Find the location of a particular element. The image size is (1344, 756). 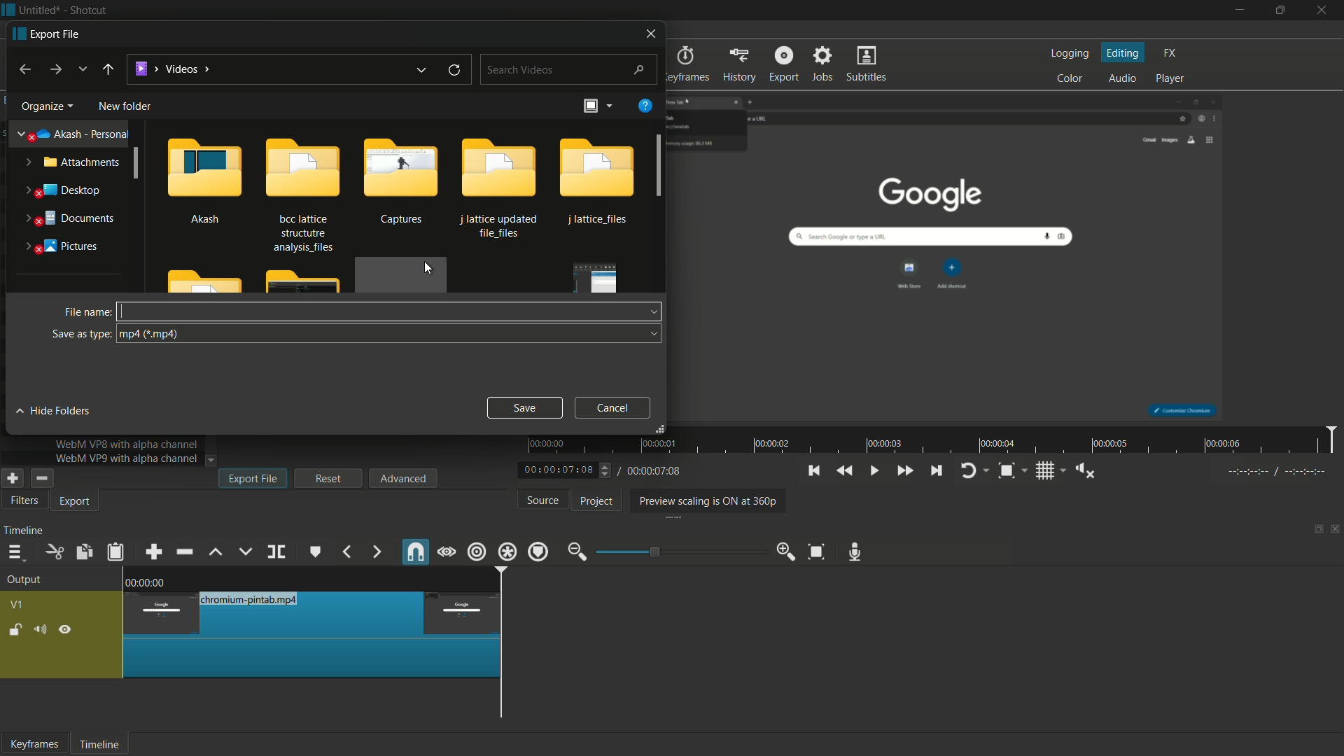

cursor is located at coordinates (125, 309).